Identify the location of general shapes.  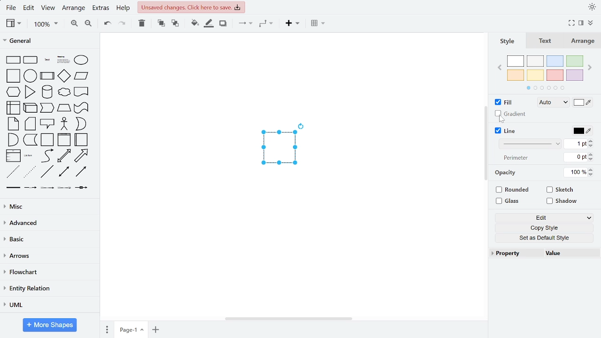
(81, 139).